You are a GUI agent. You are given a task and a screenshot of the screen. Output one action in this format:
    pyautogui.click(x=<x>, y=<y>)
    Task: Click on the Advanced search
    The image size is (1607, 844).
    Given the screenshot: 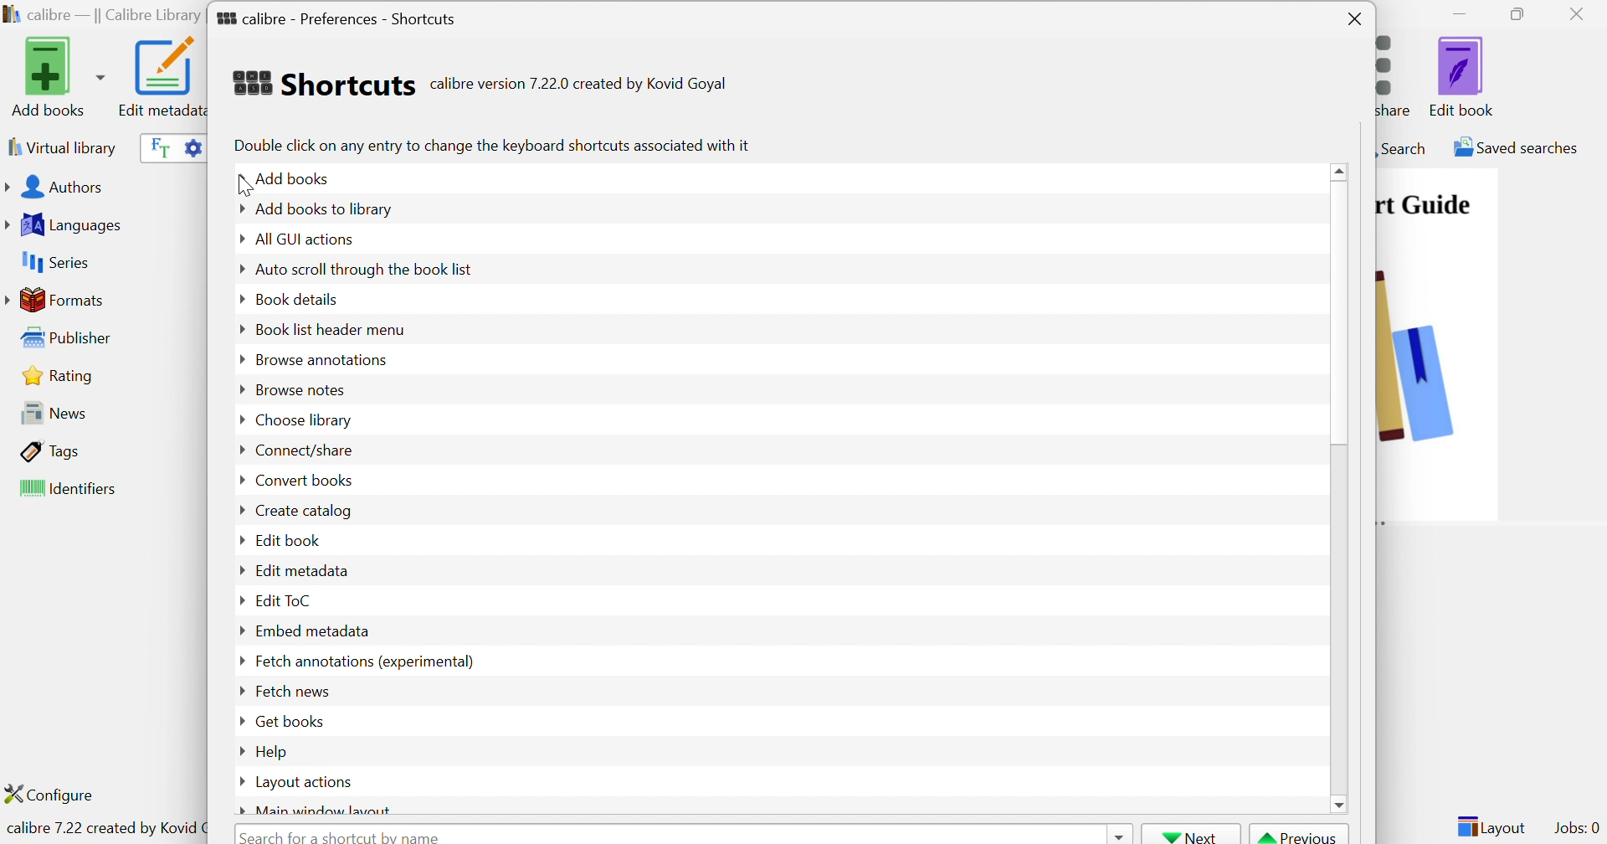 What is the action you would take?
    pyautogui.click(x=192, y=146)
    